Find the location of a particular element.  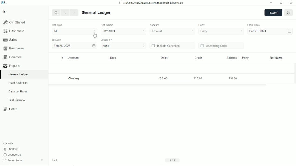

none is located at coordinates (124, 46).